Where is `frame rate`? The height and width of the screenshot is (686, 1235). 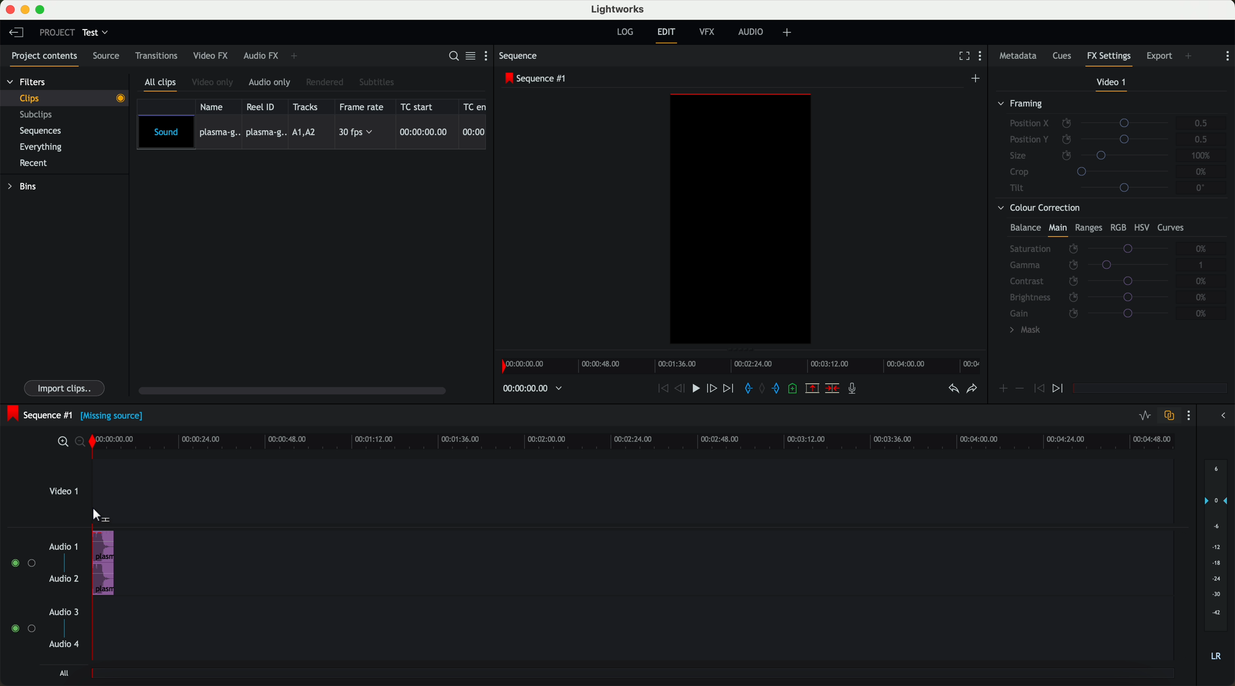 frame rate is located at coordinates (363, 107).